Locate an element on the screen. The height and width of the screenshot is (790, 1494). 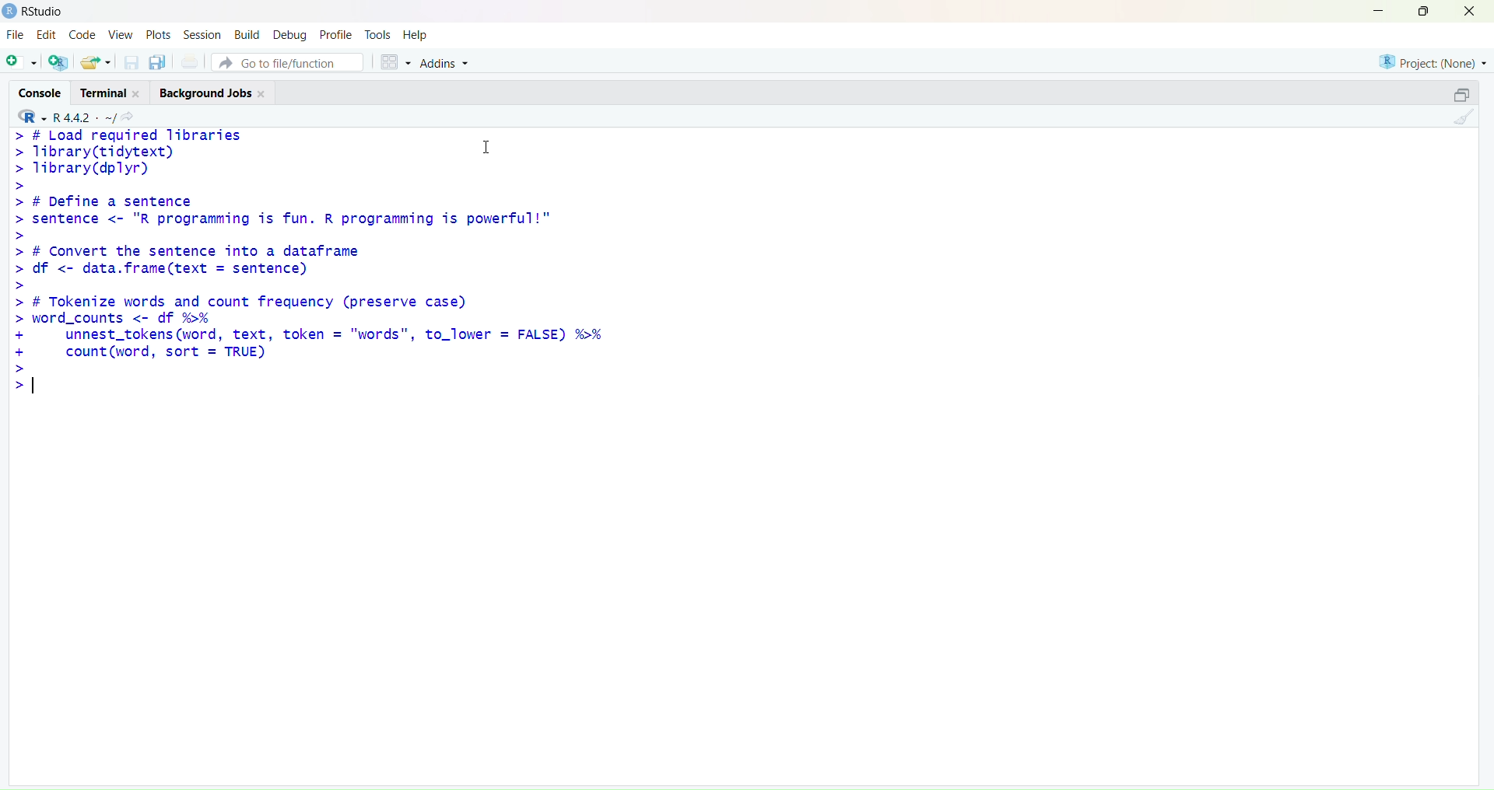
Edit is located at coordinates (48, 35).